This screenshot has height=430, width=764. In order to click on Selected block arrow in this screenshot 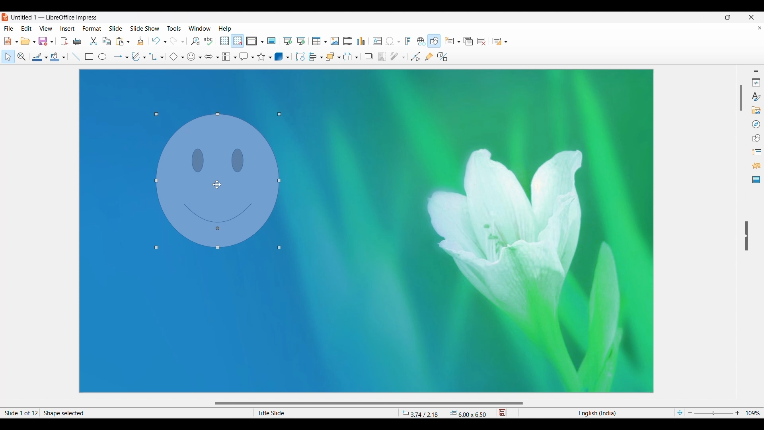, I will do `click(209, 56)`.